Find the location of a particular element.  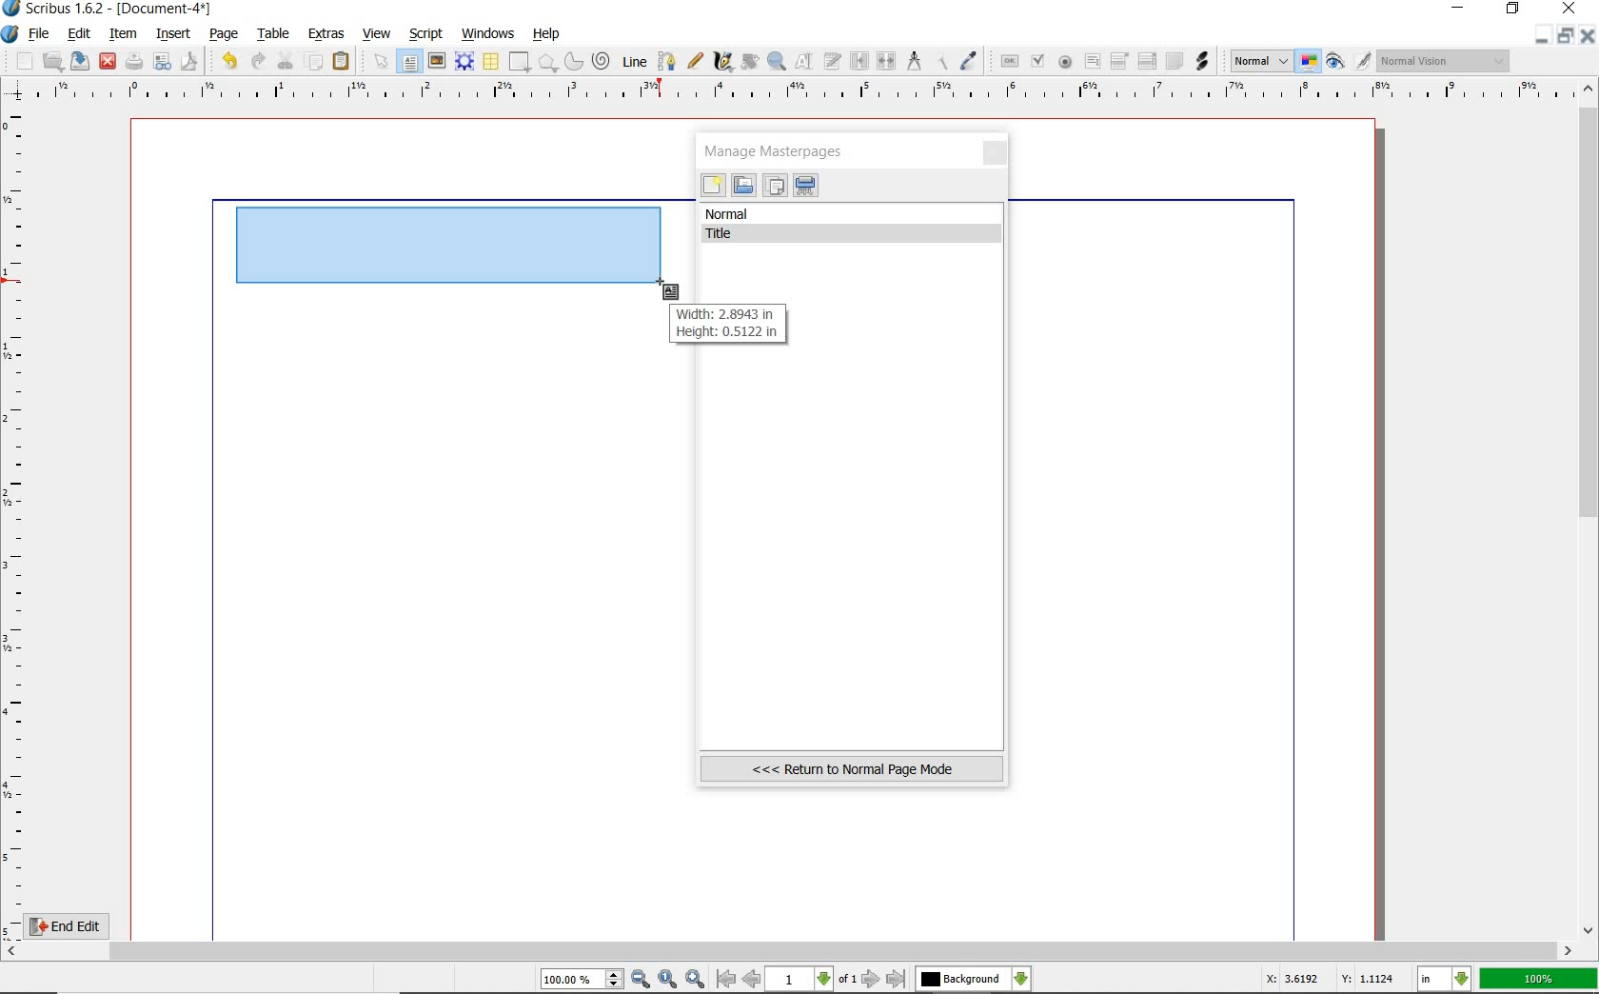

normal is located at coordinates (853, 214).